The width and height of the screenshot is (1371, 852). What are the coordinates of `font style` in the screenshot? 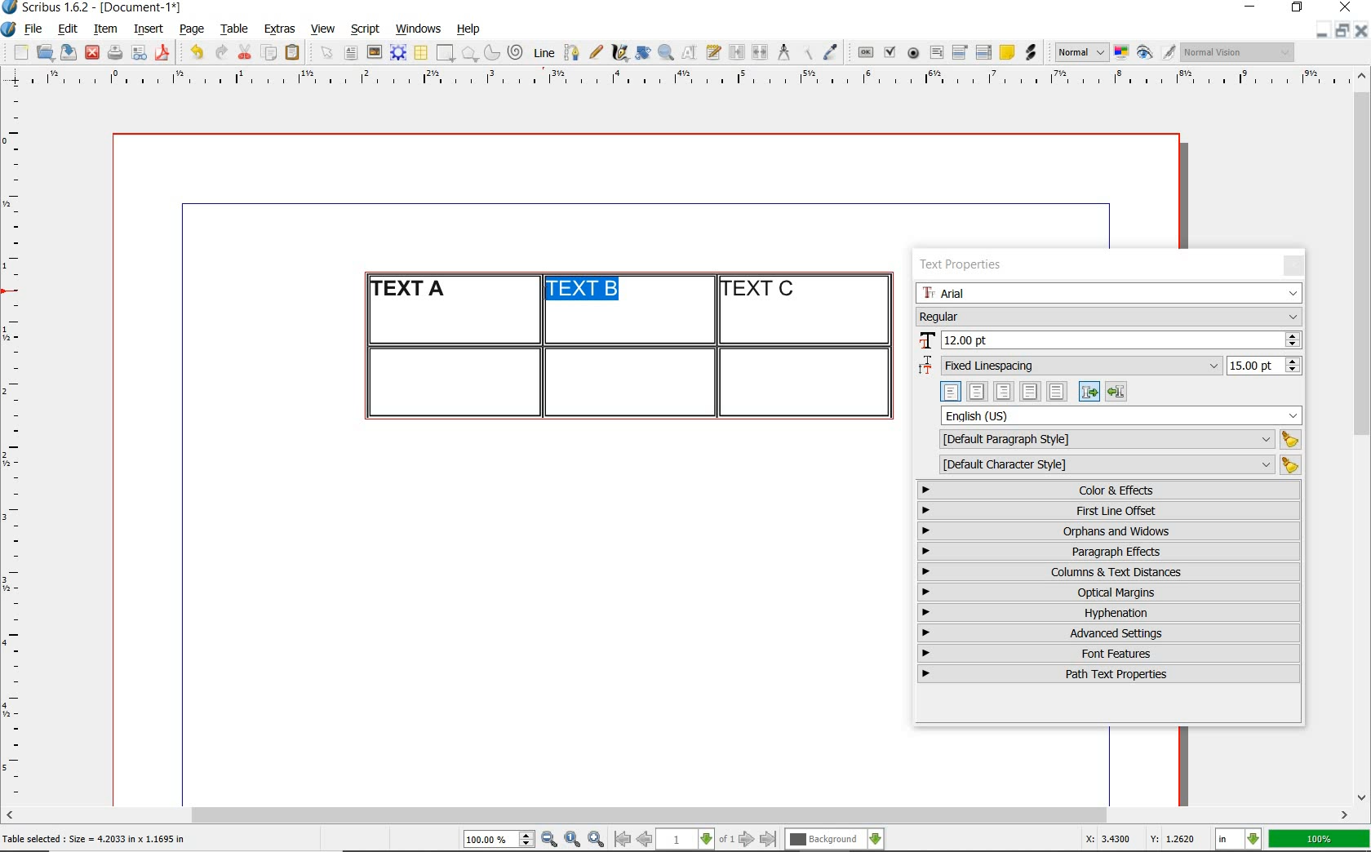 It's located at (1109, 316).